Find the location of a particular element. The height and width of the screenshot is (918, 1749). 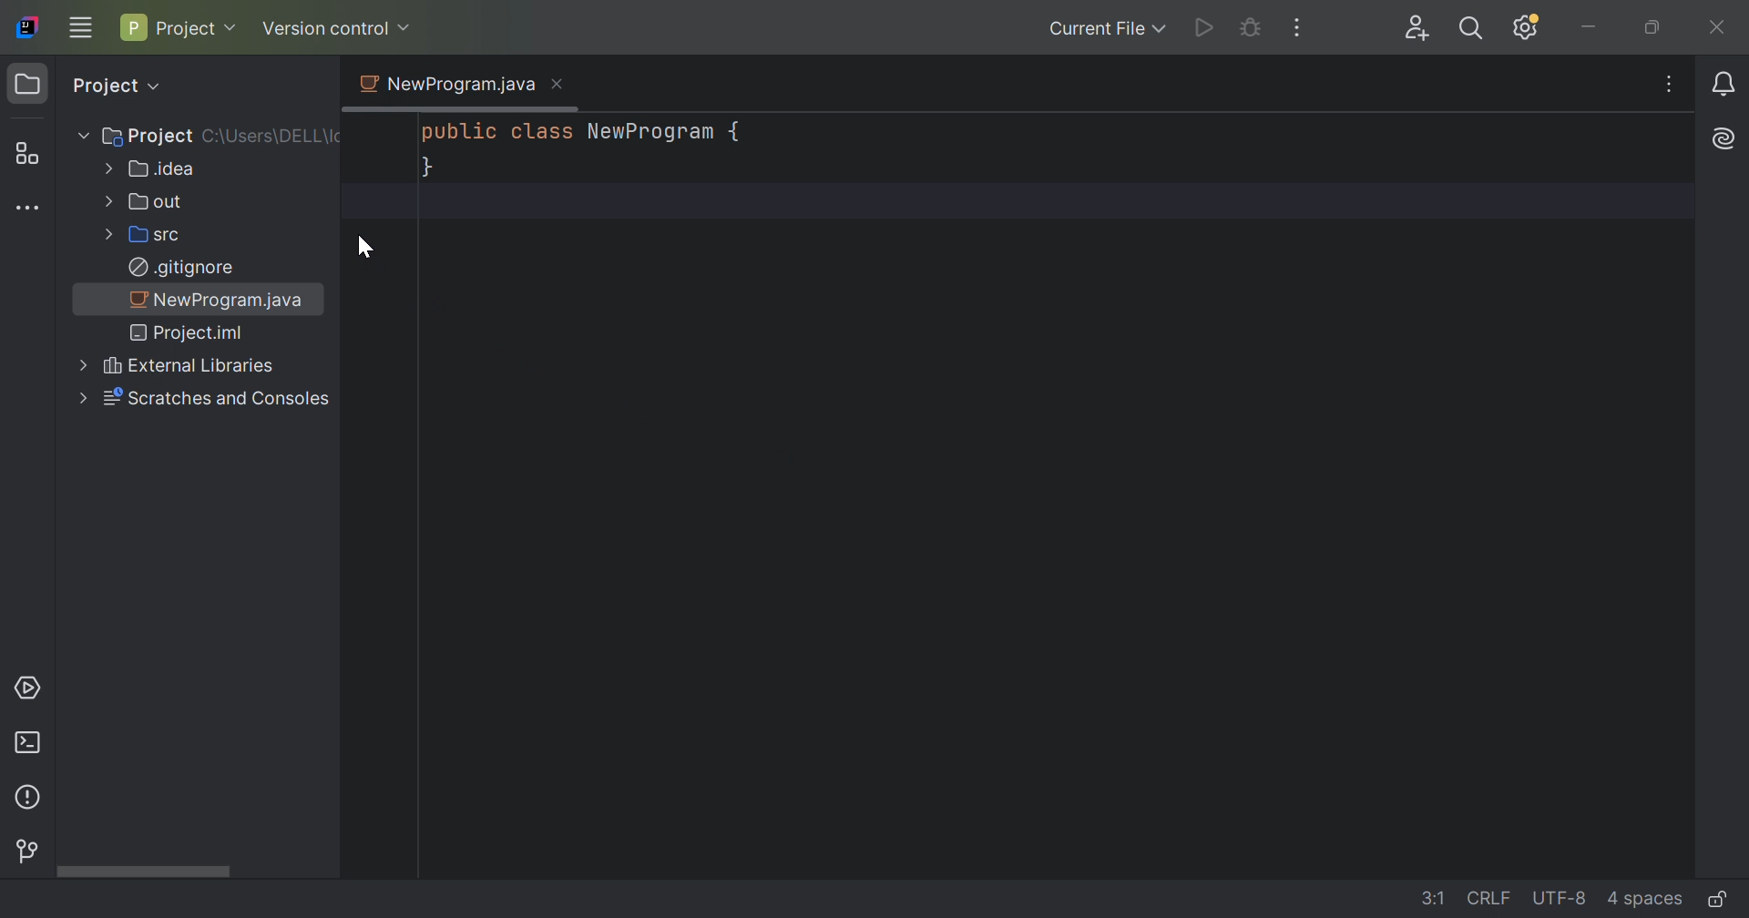

More actions is located at coordinates (1299, 29).